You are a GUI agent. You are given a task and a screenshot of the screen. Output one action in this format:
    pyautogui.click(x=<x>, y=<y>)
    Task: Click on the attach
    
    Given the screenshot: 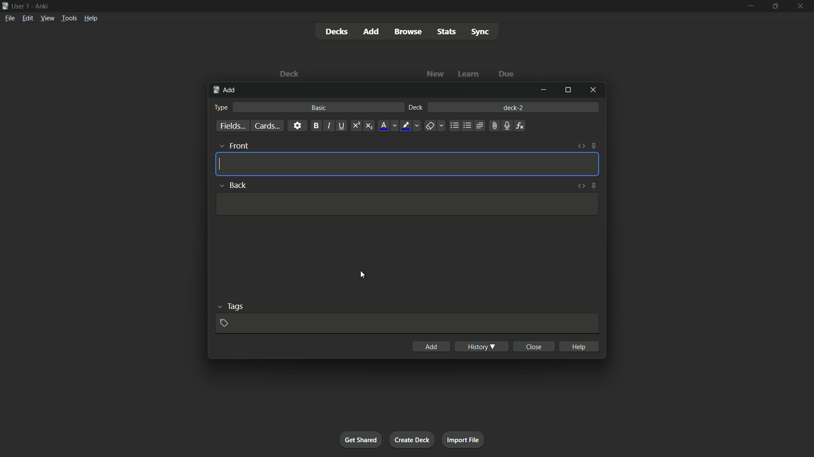 What is the action you would take?
    pyautogui.click(x=495, y=125)
    